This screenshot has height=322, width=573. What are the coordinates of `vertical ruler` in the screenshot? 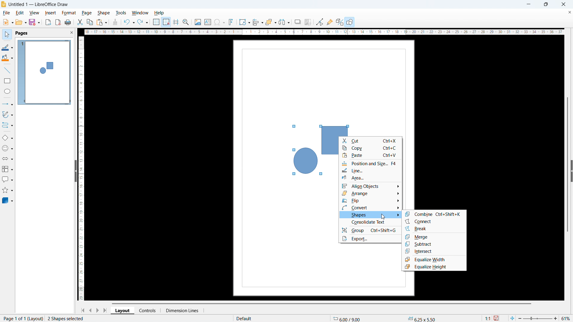 It's located at (81, 168).